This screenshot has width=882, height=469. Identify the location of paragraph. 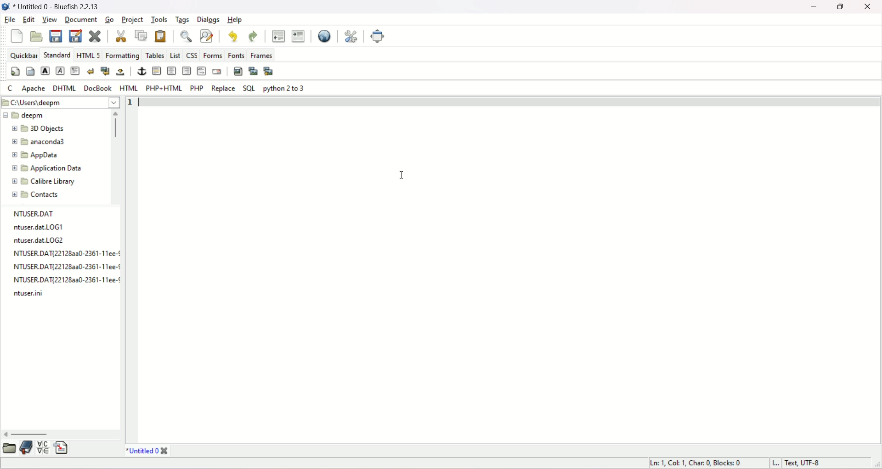
(74, 71).